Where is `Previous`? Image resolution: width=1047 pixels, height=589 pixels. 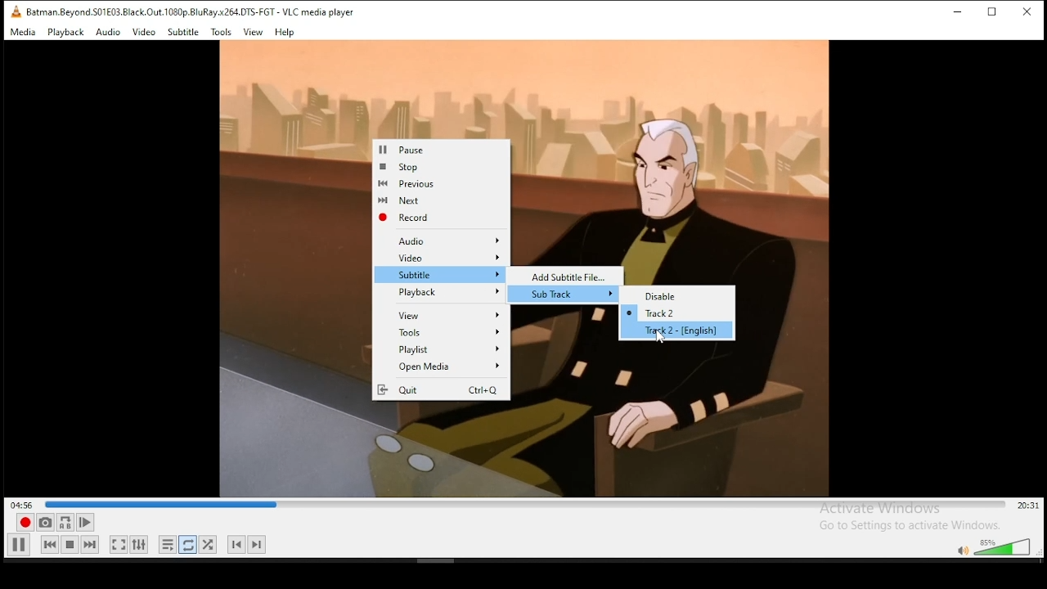 Previous is located at coordinates (438, 183).